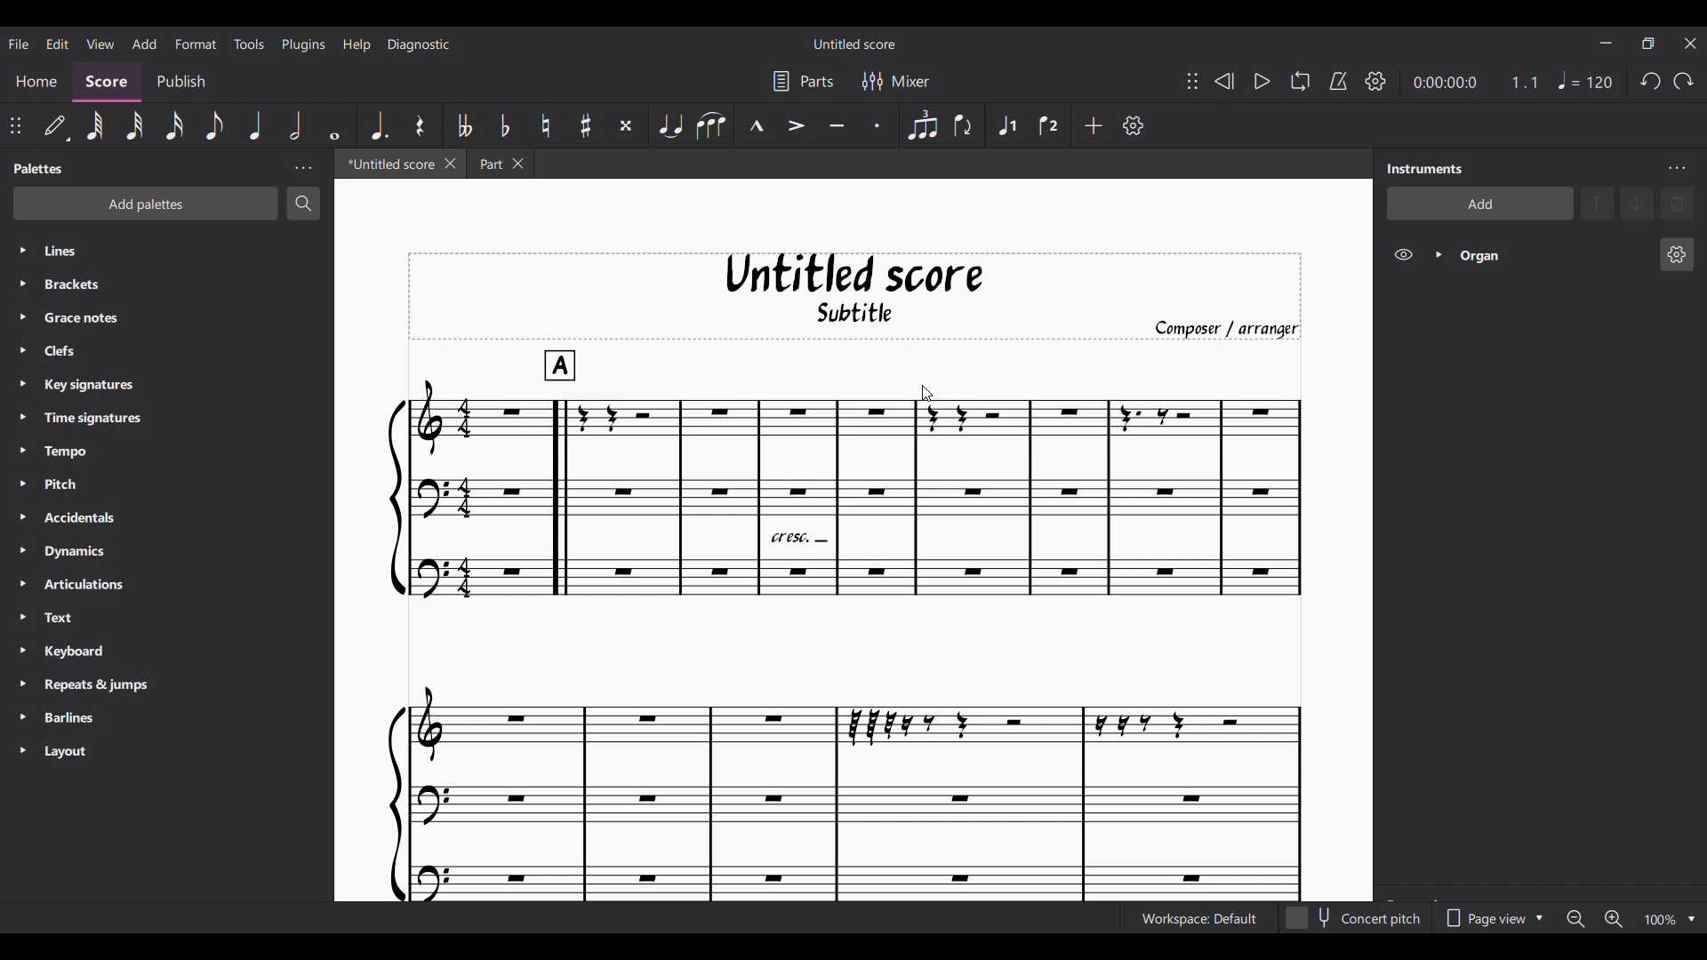 The height and width of the screenshot is (960, 1707). What do you see at coordinates (94, 127) in the screenshot?
I see `64th note` at bounding box center [94, 127].